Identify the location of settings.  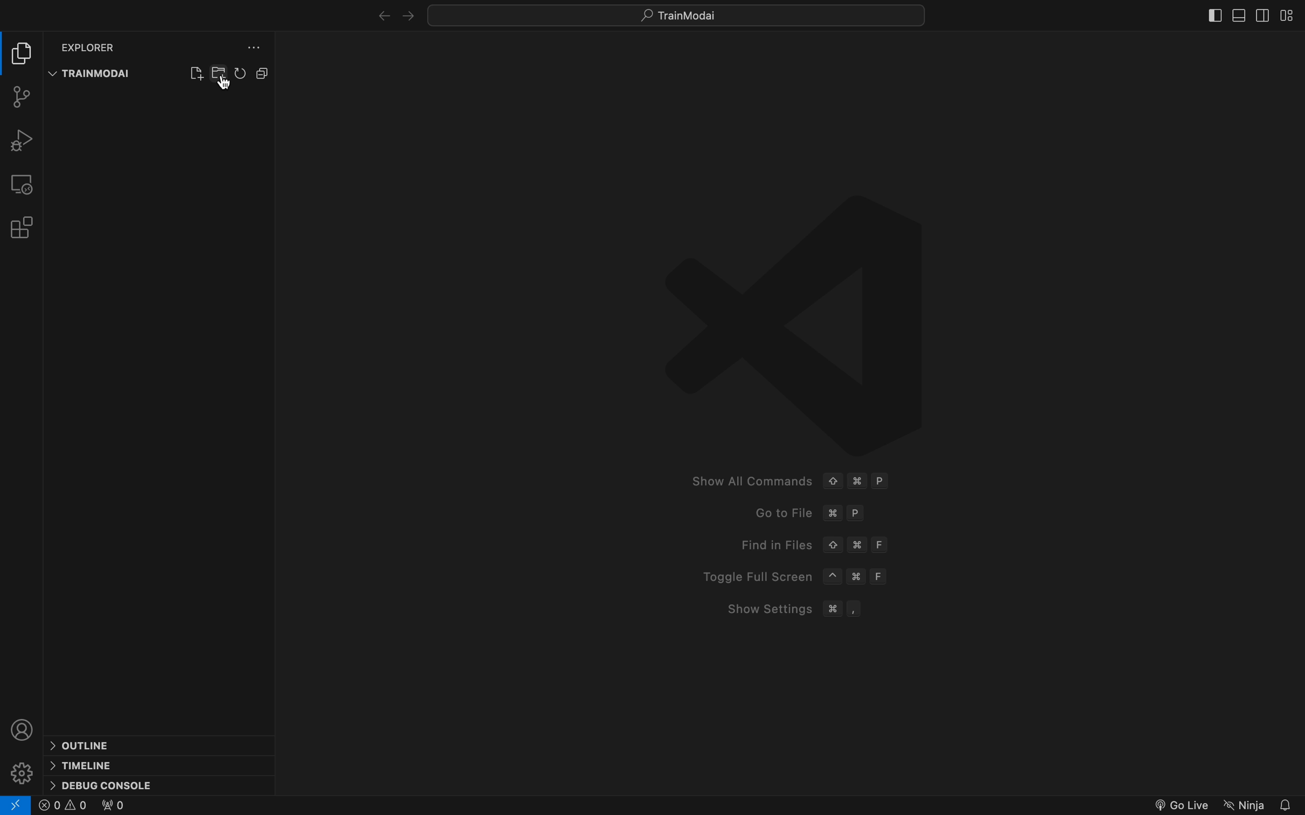
(25, 771).